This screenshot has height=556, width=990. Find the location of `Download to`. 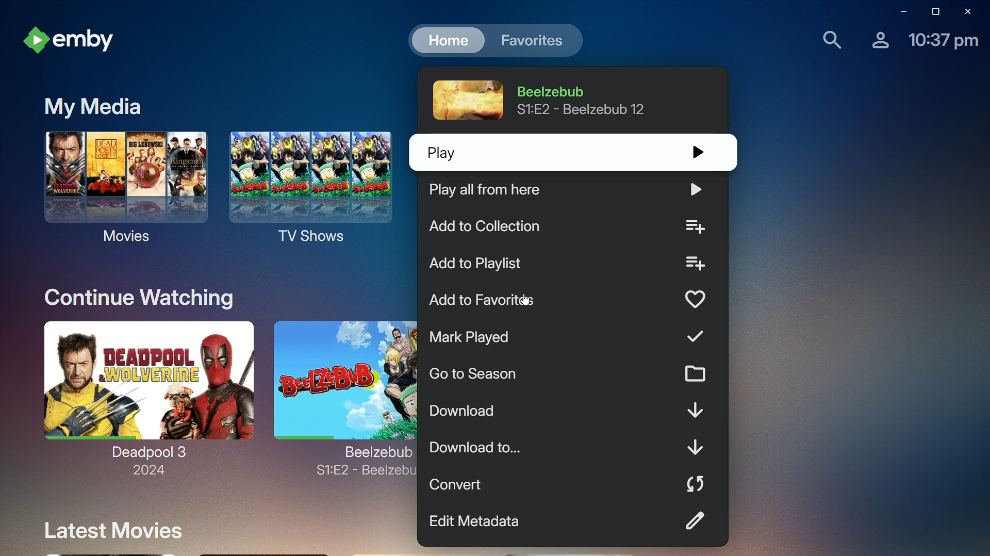

Download to is located at coordinates (569, 447).